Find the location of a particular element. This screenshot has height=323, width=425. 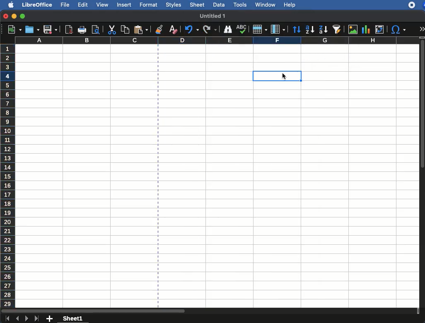

window is located at coordinates (265, 5).